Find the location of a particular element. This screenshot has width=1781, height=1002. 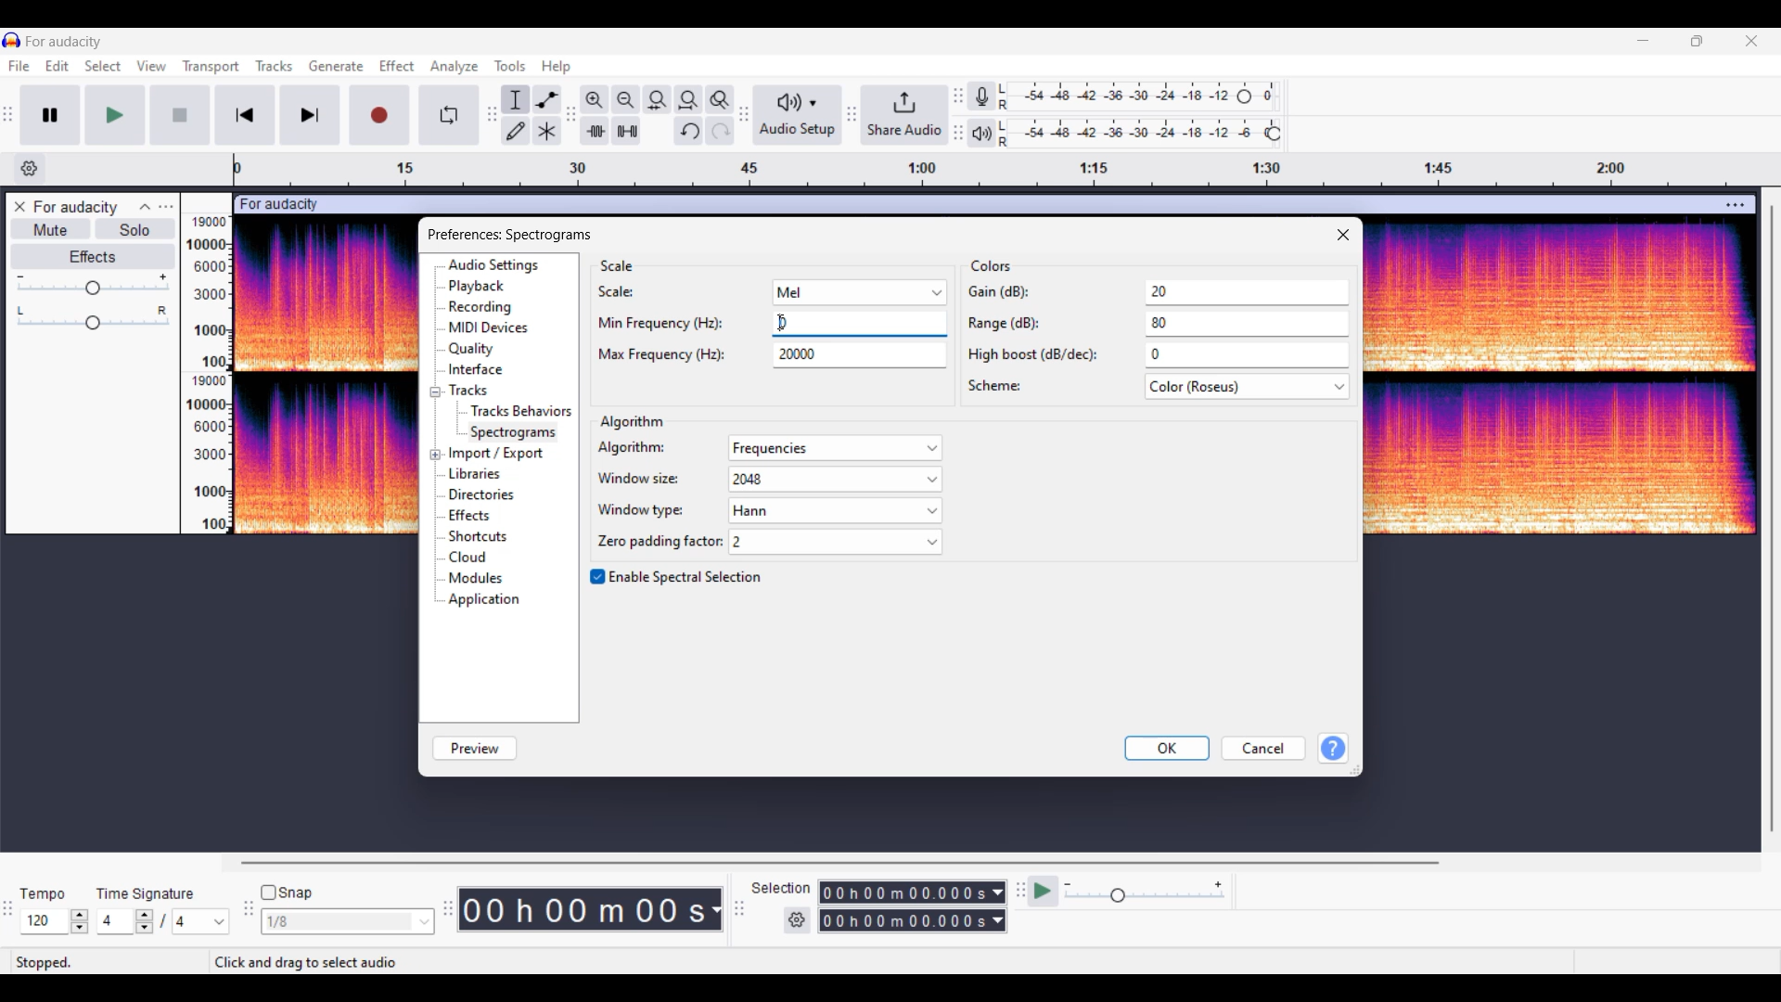

interface is located at coordinates (482, 371).